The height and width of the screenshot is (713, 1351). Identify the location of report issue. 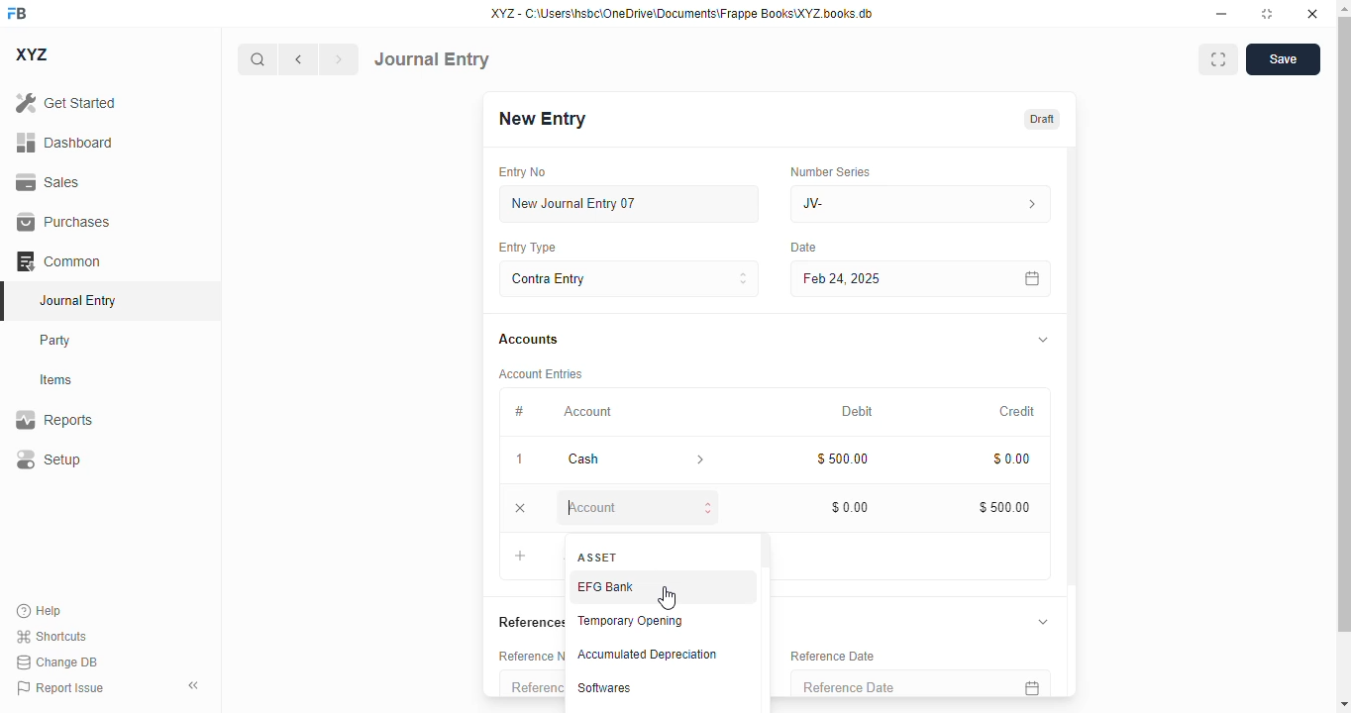
(60, 687).